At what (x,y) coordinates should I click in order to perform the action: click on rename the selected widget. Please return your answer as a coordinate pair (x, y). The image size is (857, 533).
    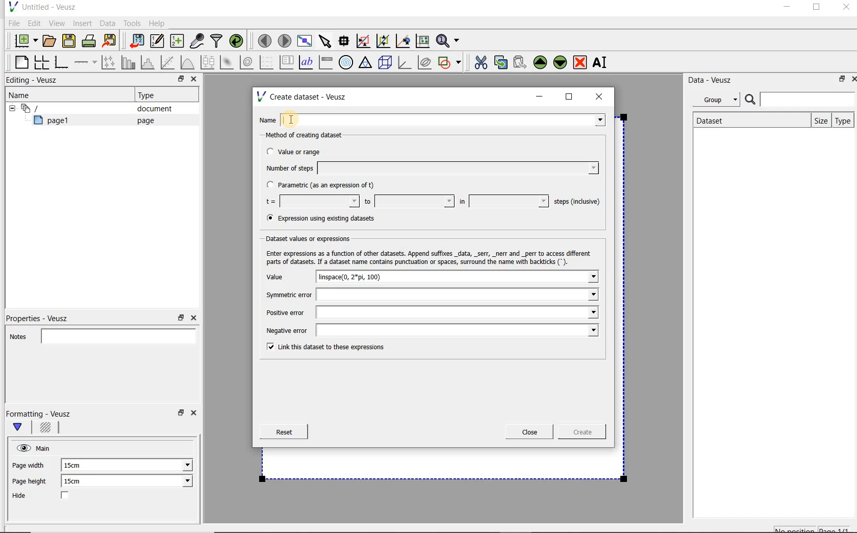
    Looking at the image, I should click on (602, 62).